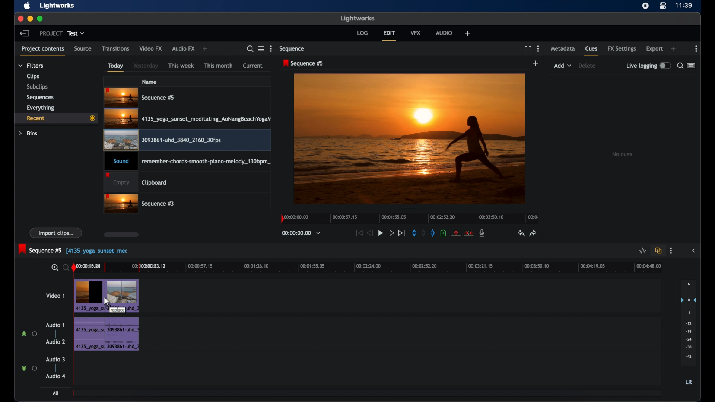  I want to click on source, so click(83, 48).